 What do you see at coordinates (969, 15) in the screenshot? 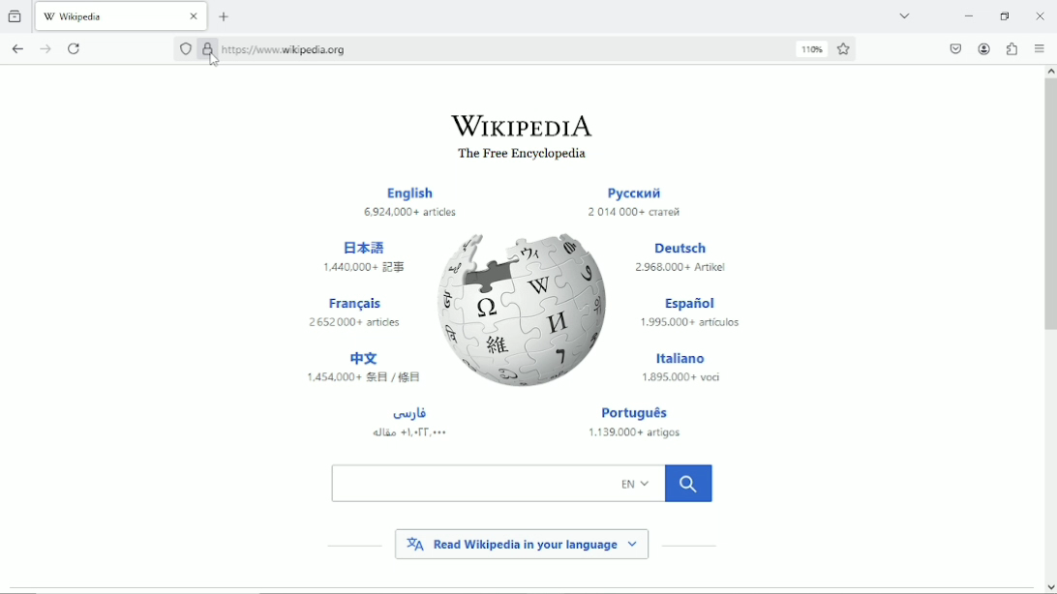
I see `minimize` at bounding box center [969, 15].